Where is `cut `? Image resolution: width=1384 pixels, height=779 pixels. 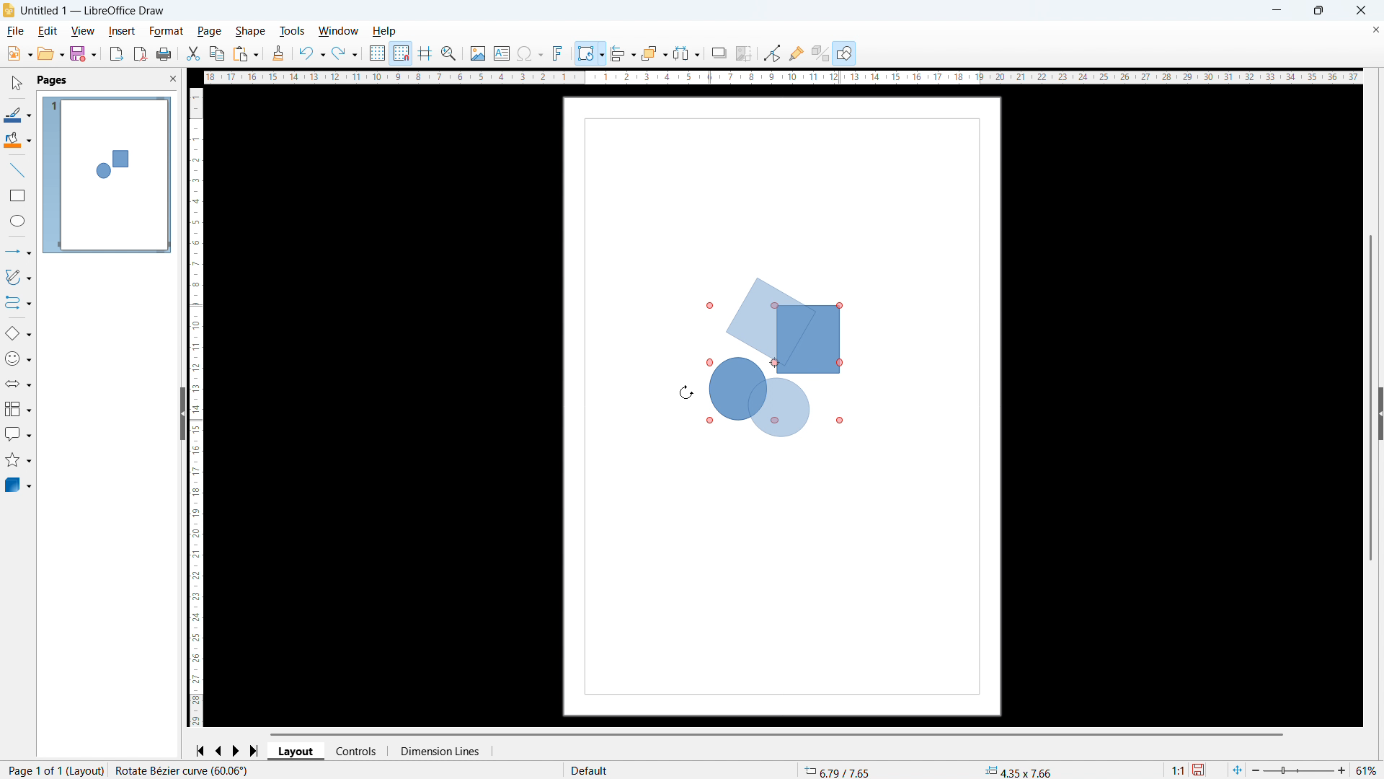
cut  is located at coordinates (193, 53).